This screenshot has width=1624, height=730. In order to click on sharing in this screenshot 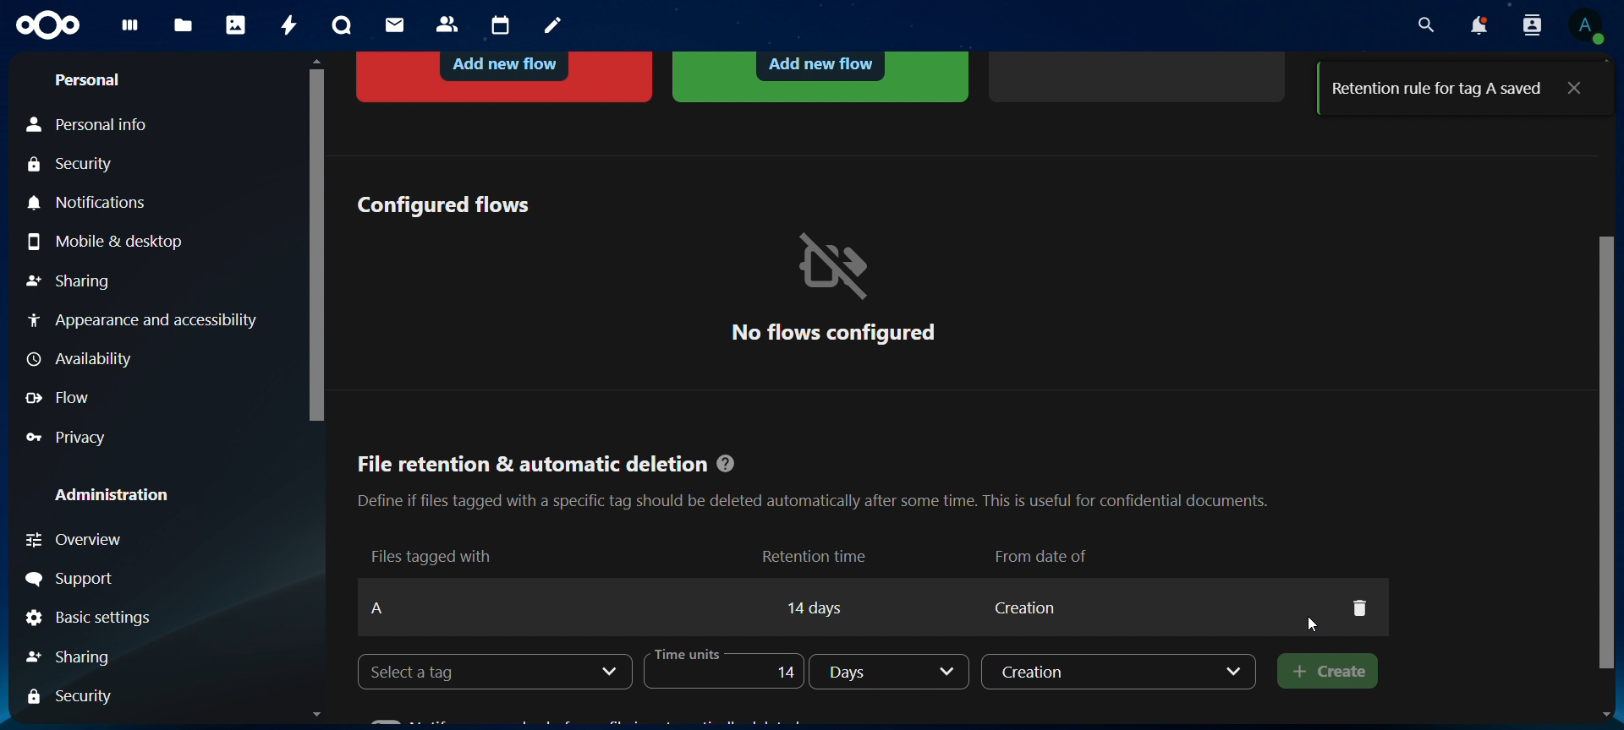, I will do `click(87, 655)`.